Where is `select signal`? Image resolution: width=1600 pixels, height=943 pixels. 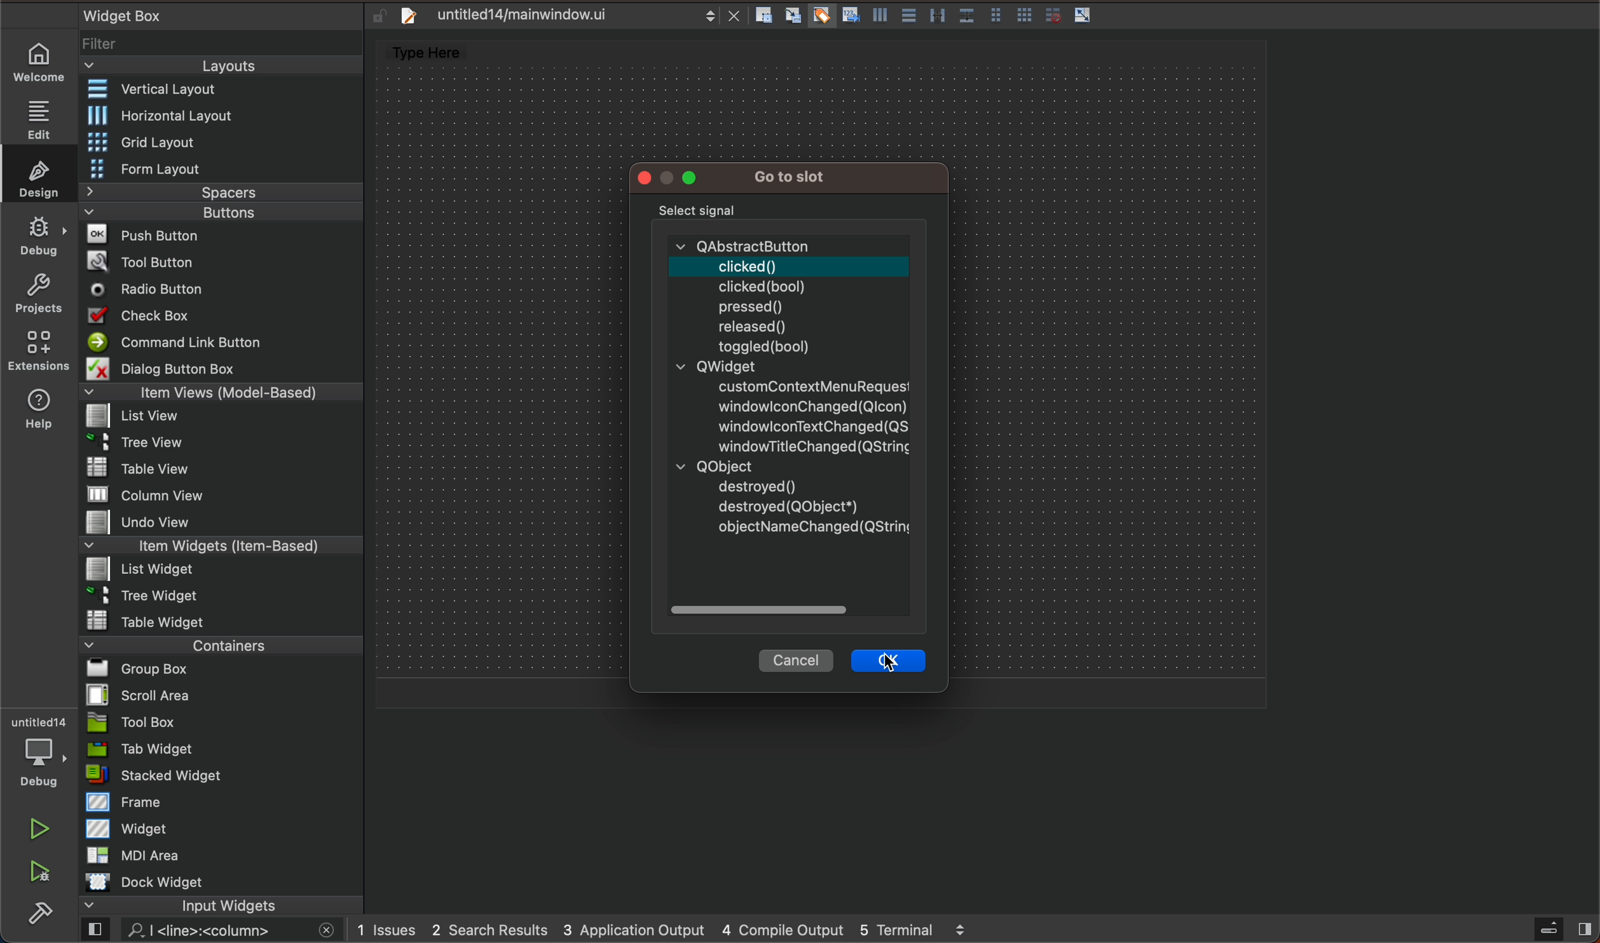
select signal is located at coordinates (715, 210).